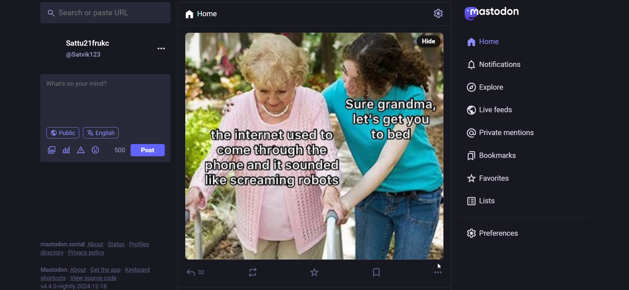 The image size is (629, 290). Describe the element at coordinates (482, 42) in the screenshot. I see `home` at that location.